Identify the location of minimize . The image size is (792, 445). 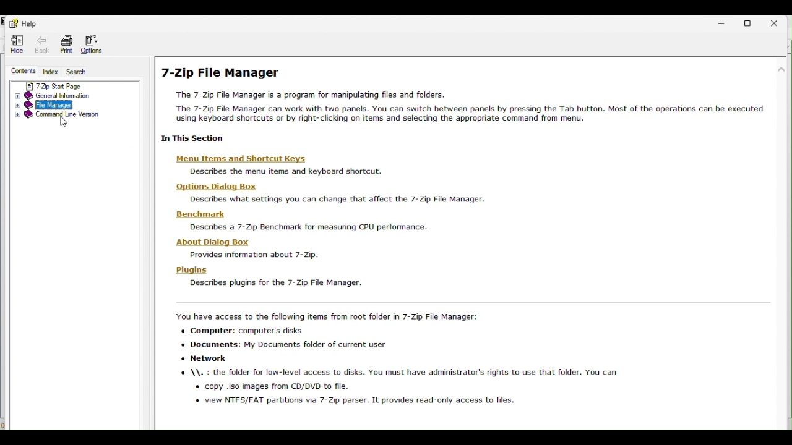
(723, 22).